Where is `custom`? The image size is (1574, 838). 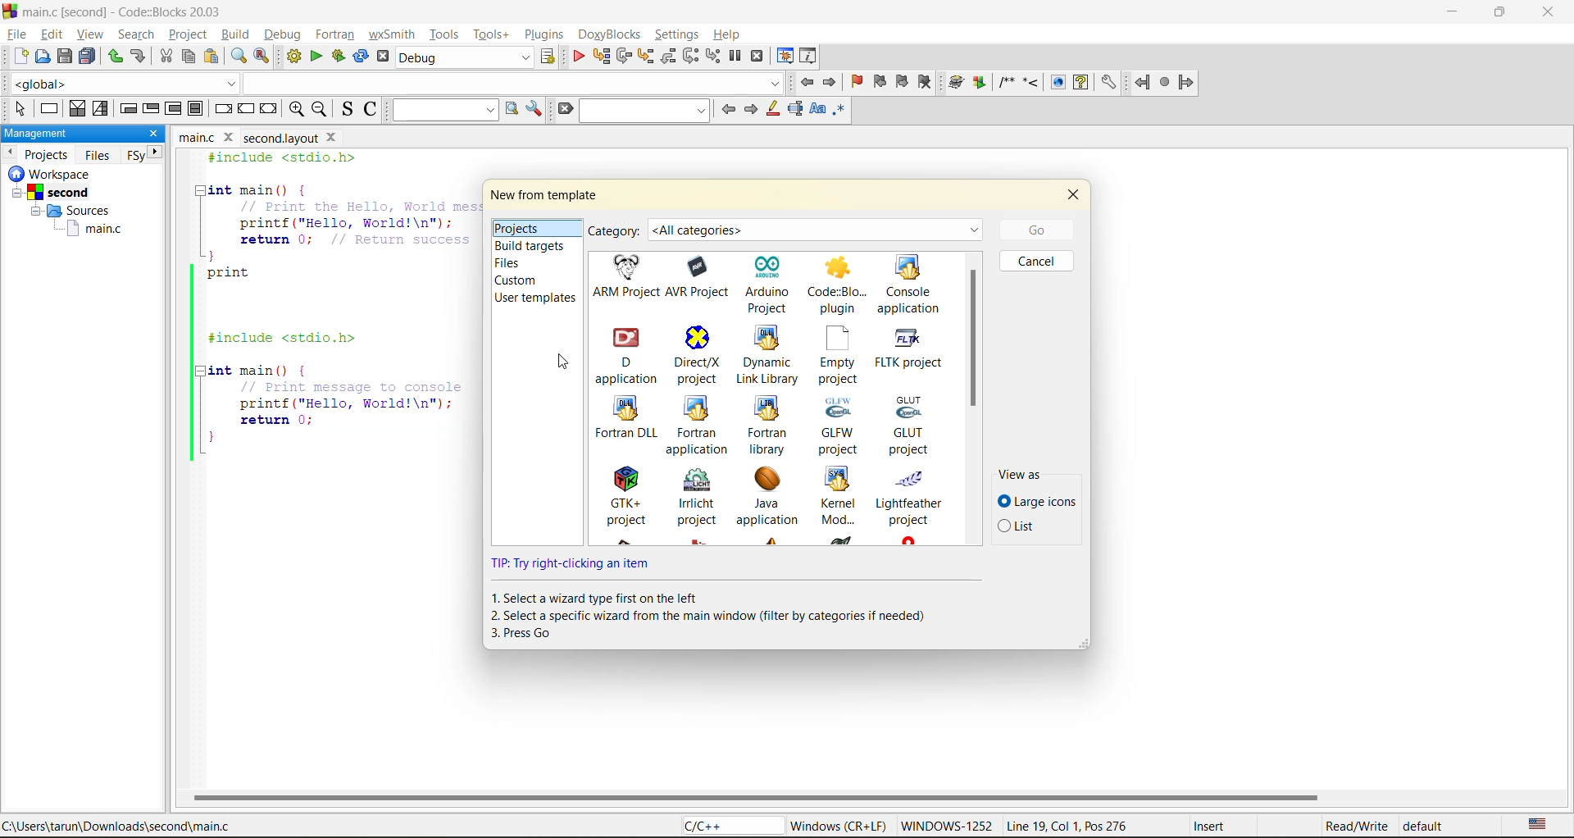
custom is located at coordinates (521, 280).